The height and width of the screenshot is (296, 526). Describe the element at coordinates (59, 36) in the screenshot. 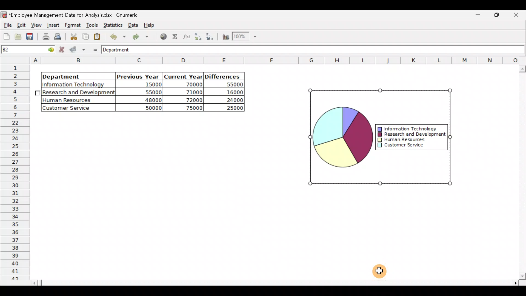

I see `Print preview` at that location.